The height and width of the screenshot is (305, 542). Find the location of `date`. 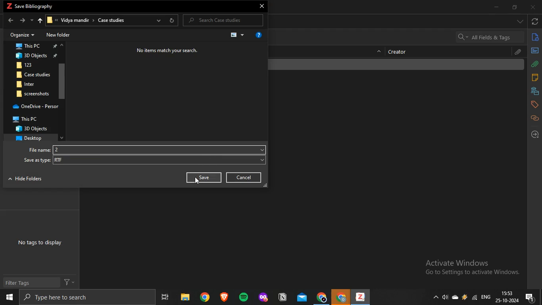

date is located at coordinates (507, 301).